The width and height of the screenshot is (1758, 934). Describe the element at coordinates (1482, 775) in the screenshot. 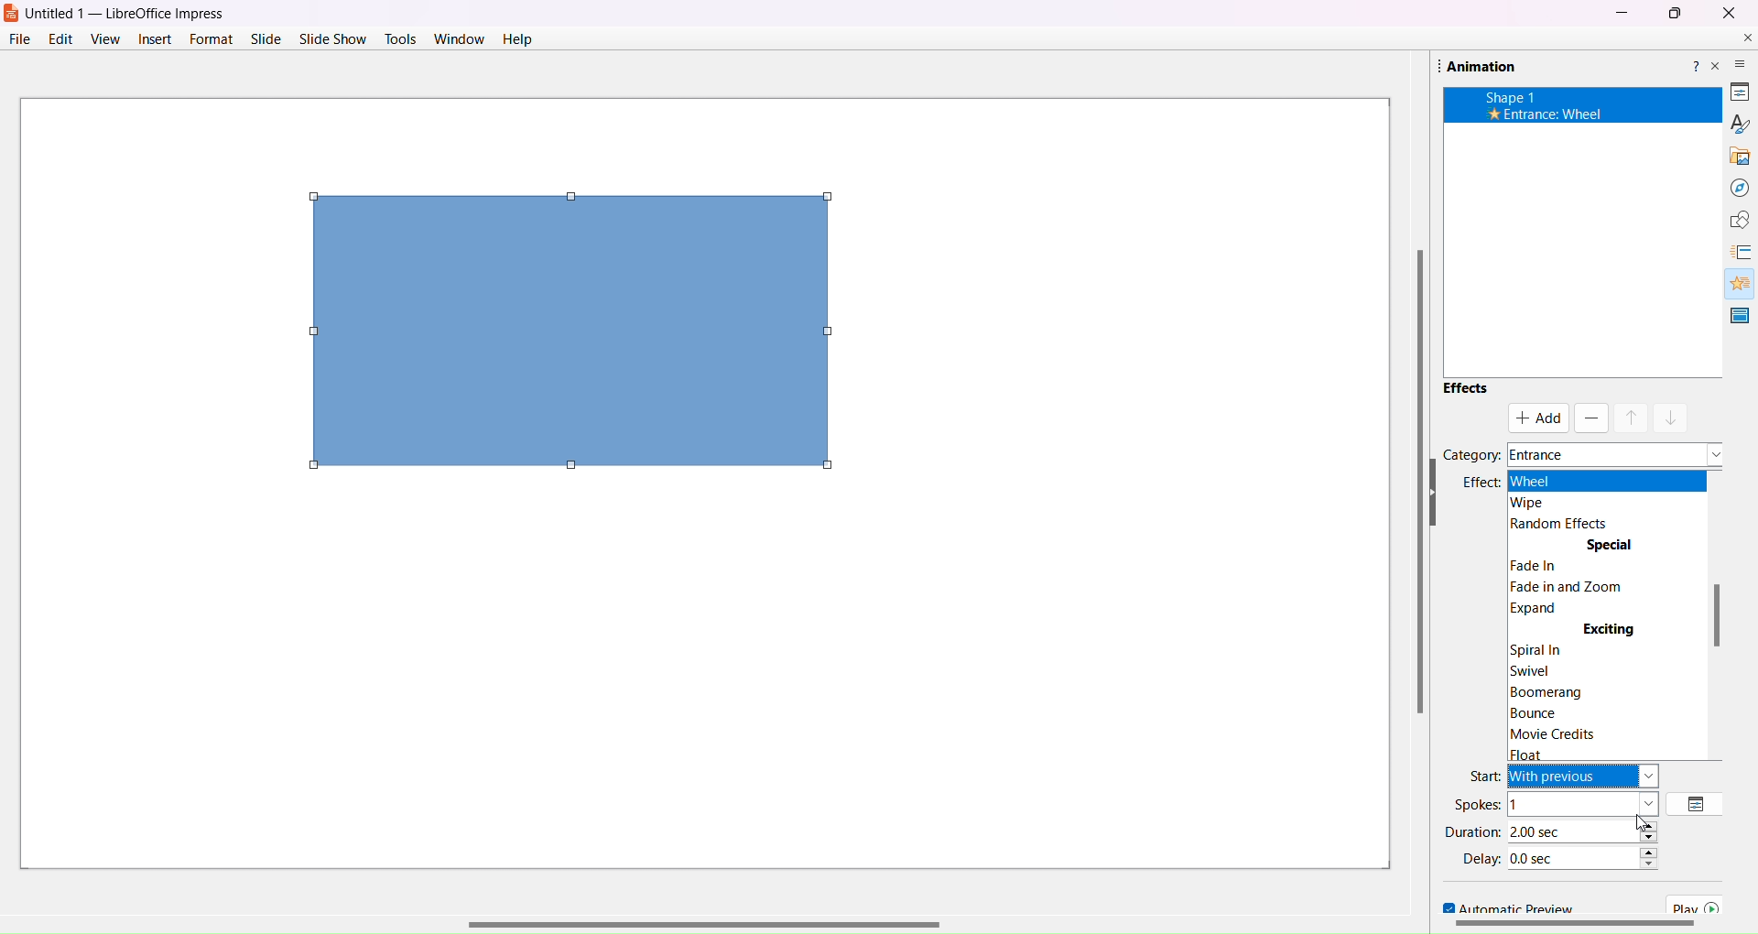

I see `Start` at that location.